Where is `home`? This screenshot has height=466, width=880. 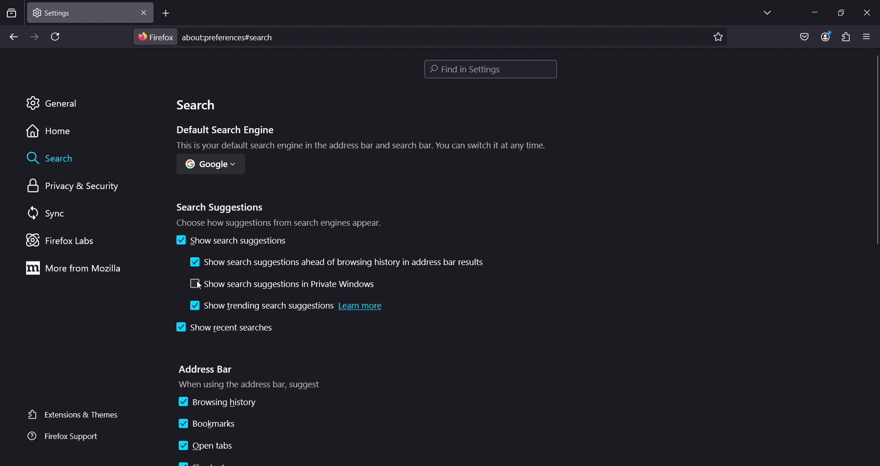 home is located at coordinates (52, 132).